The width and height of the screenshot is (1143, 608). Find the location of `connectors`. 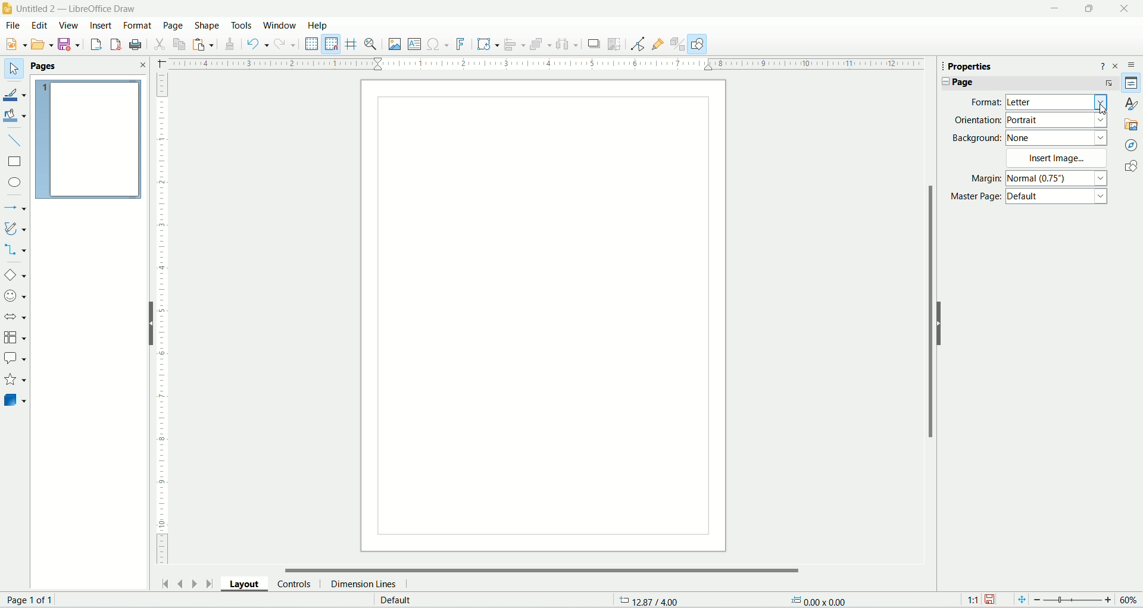

connectors is located at coordinates (15, 251).